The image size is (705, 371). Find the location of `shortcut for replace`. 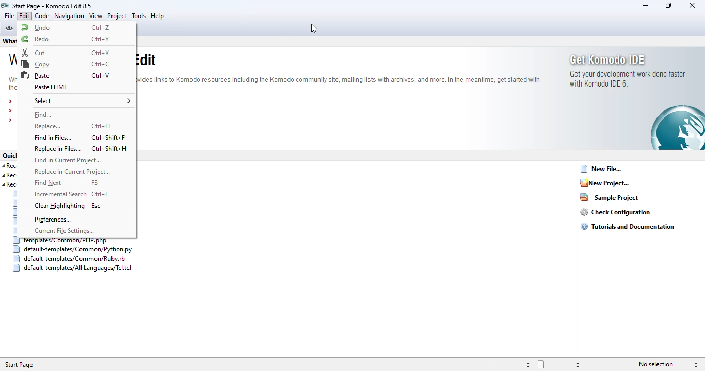

shortcut for replace is located at coordinates (102, 126).